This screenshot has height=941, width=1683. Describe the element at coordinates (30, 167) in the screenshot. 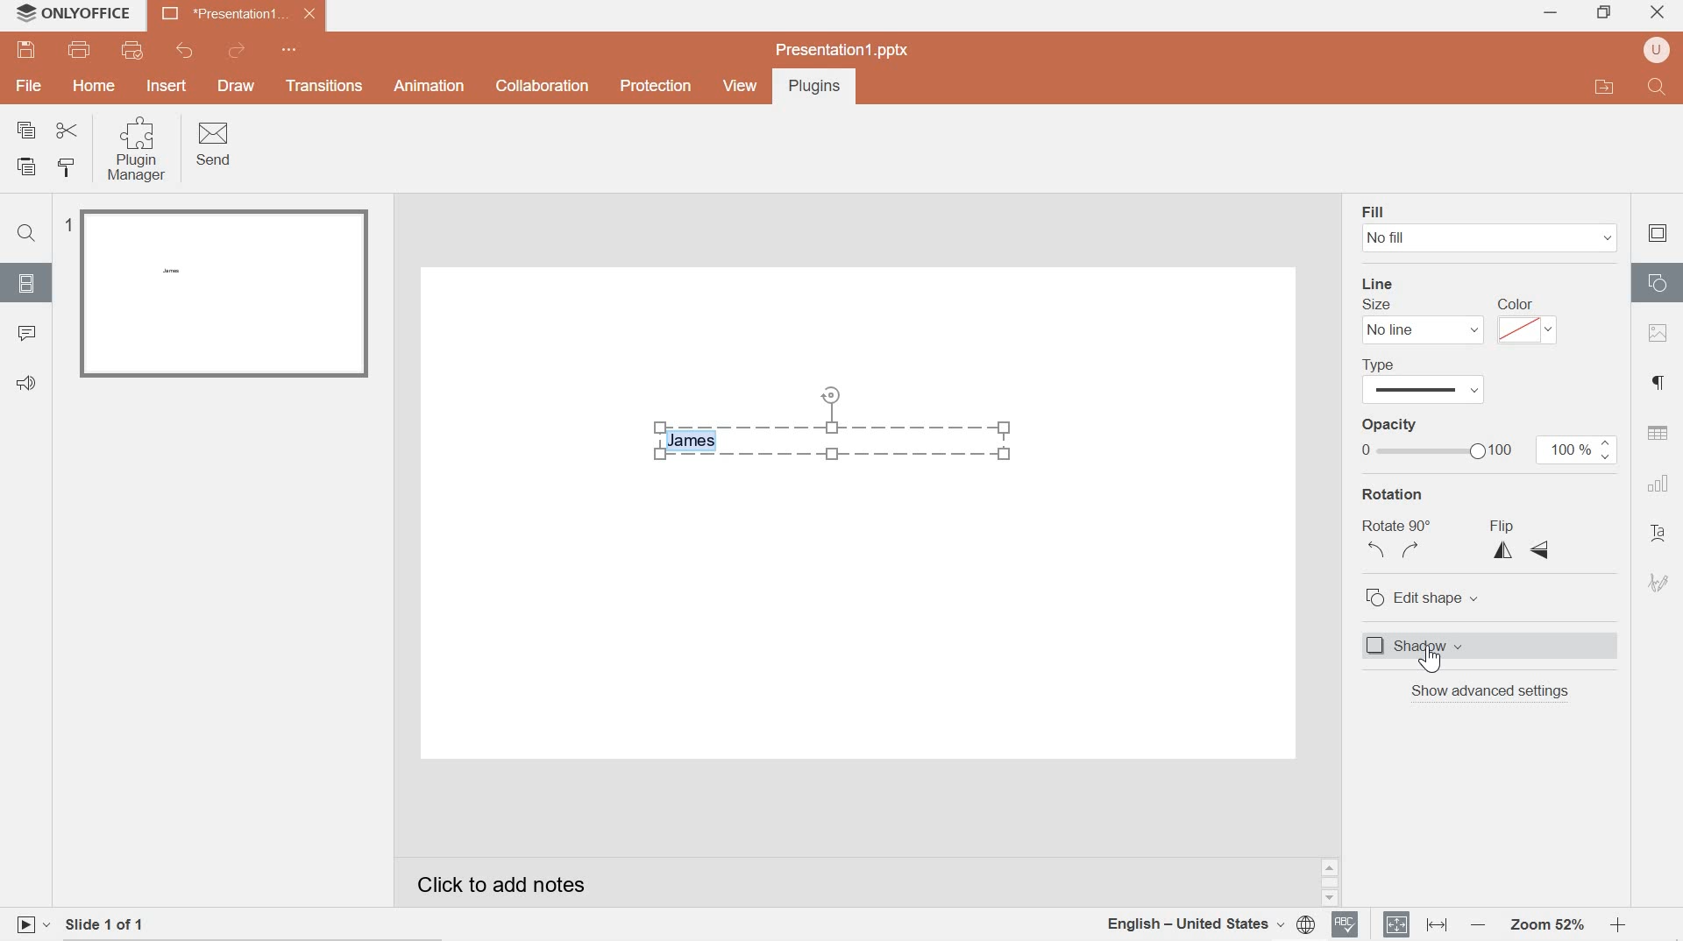

I see `paste` at that location.